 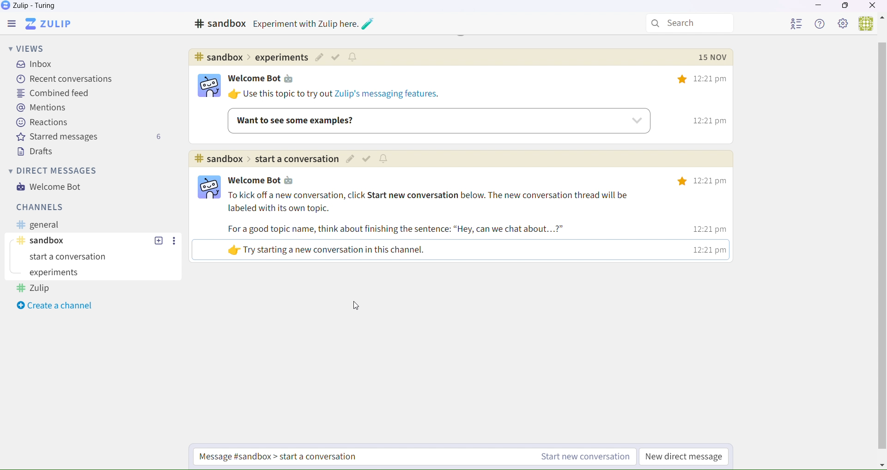 I want to click on 12:21 pm, so click(x=709, y=228).